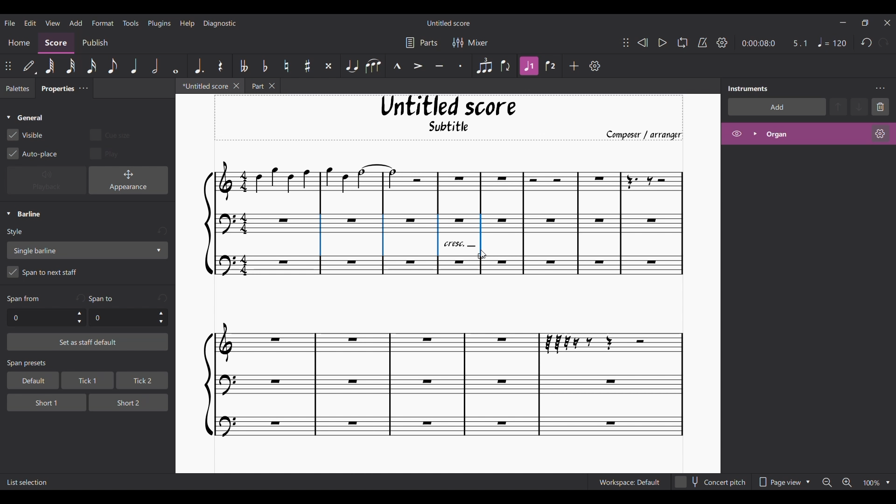  I want to click on Edit menu, so click(30, 22).